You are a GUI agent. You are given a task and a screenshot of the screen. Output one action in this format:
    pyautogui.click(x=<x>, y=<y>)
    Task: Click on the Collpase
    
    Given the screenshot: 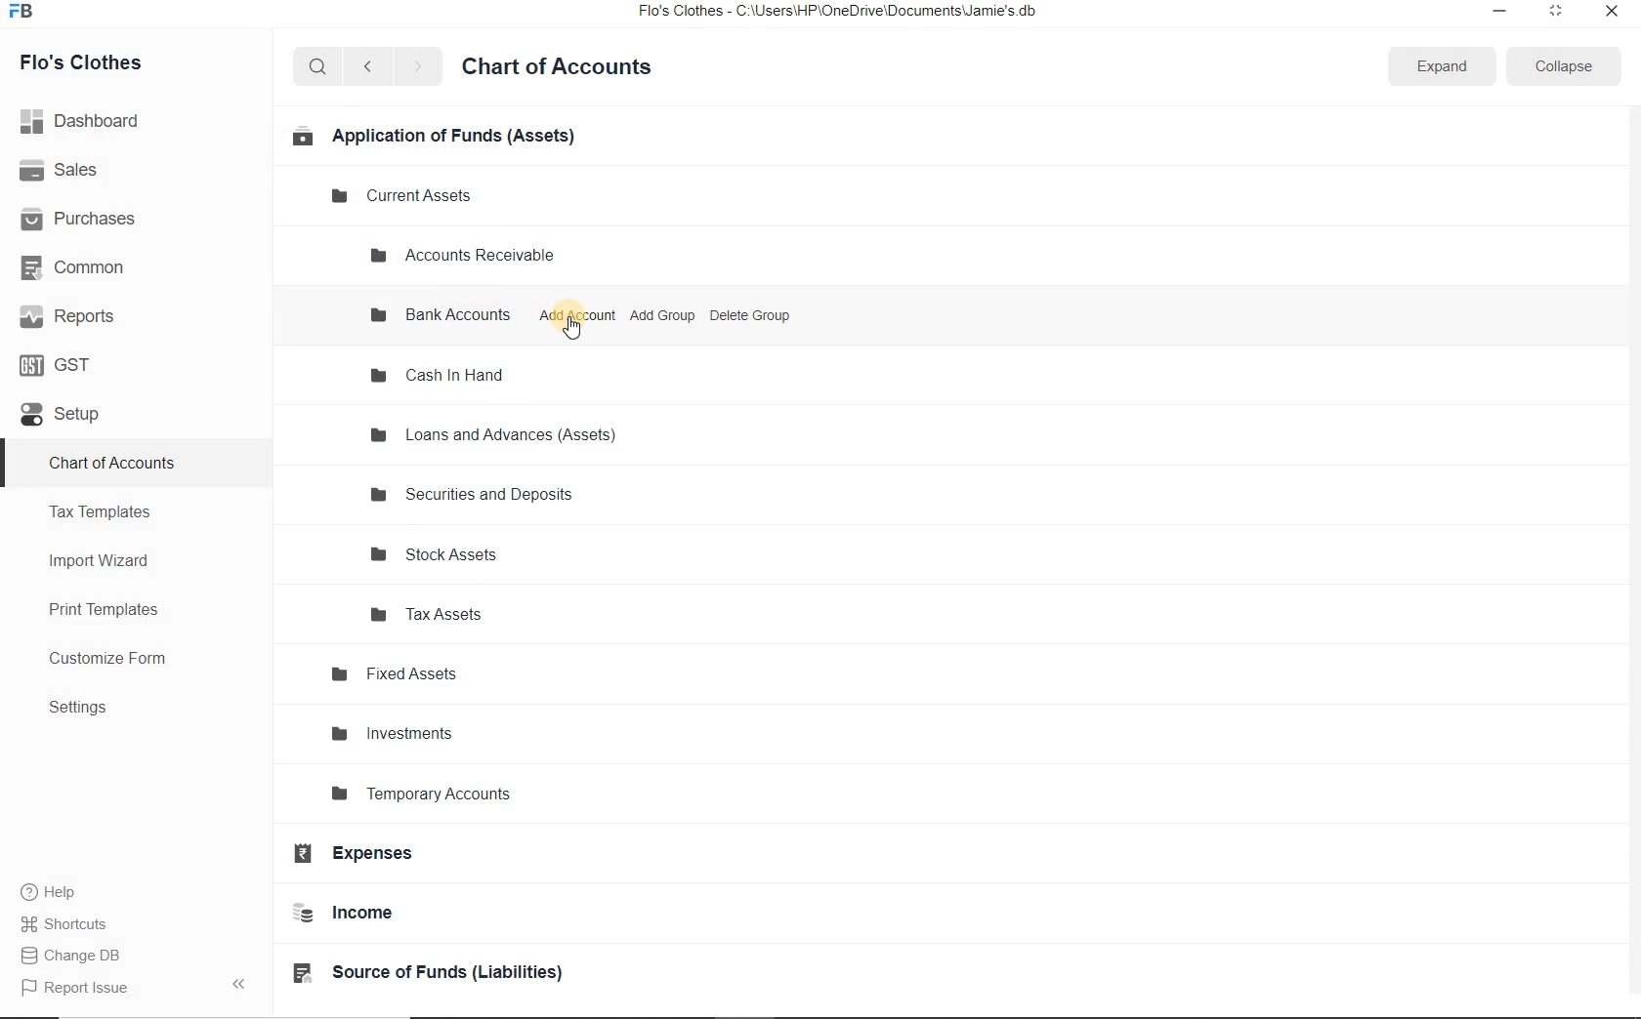 What is the action you would take?
    pyautogui.click(x=238, y=983)
    